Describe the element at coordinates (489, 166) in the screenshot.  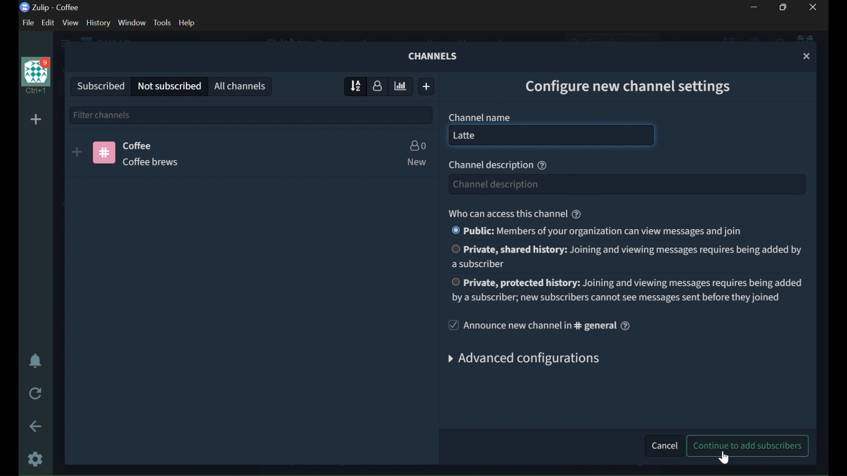
I see `CHANNEL DESCRIPTION` at that location.